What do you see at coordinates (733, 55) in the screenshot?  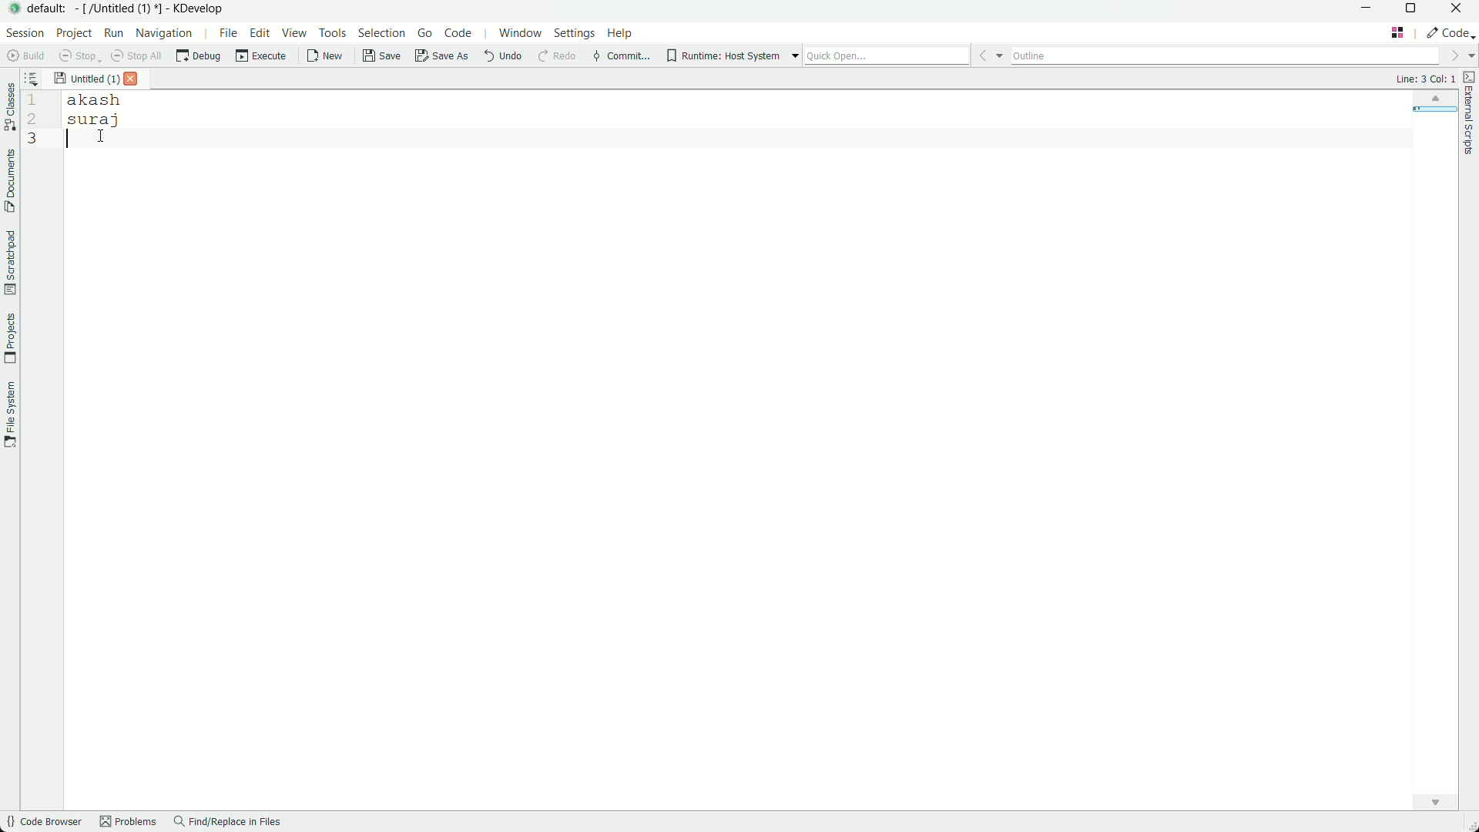 I see `runtime host system` at bounding box center [733, 55].